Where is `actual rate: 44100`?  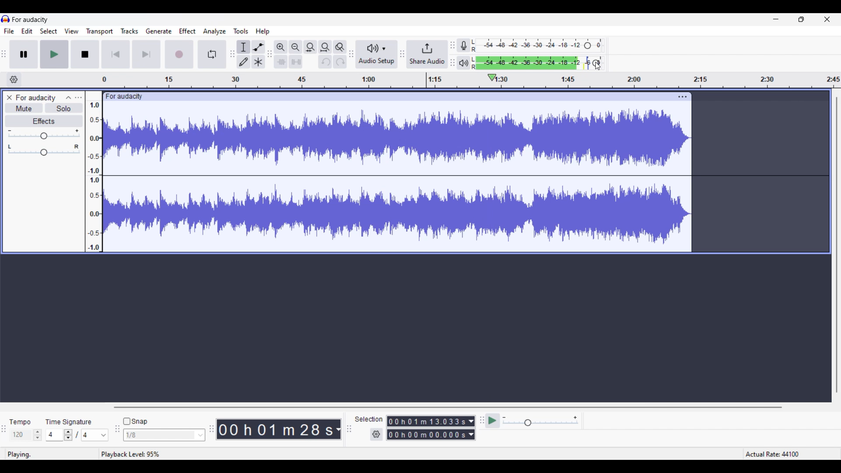 actual rate: 44100 is located at coordinates (772, 455).